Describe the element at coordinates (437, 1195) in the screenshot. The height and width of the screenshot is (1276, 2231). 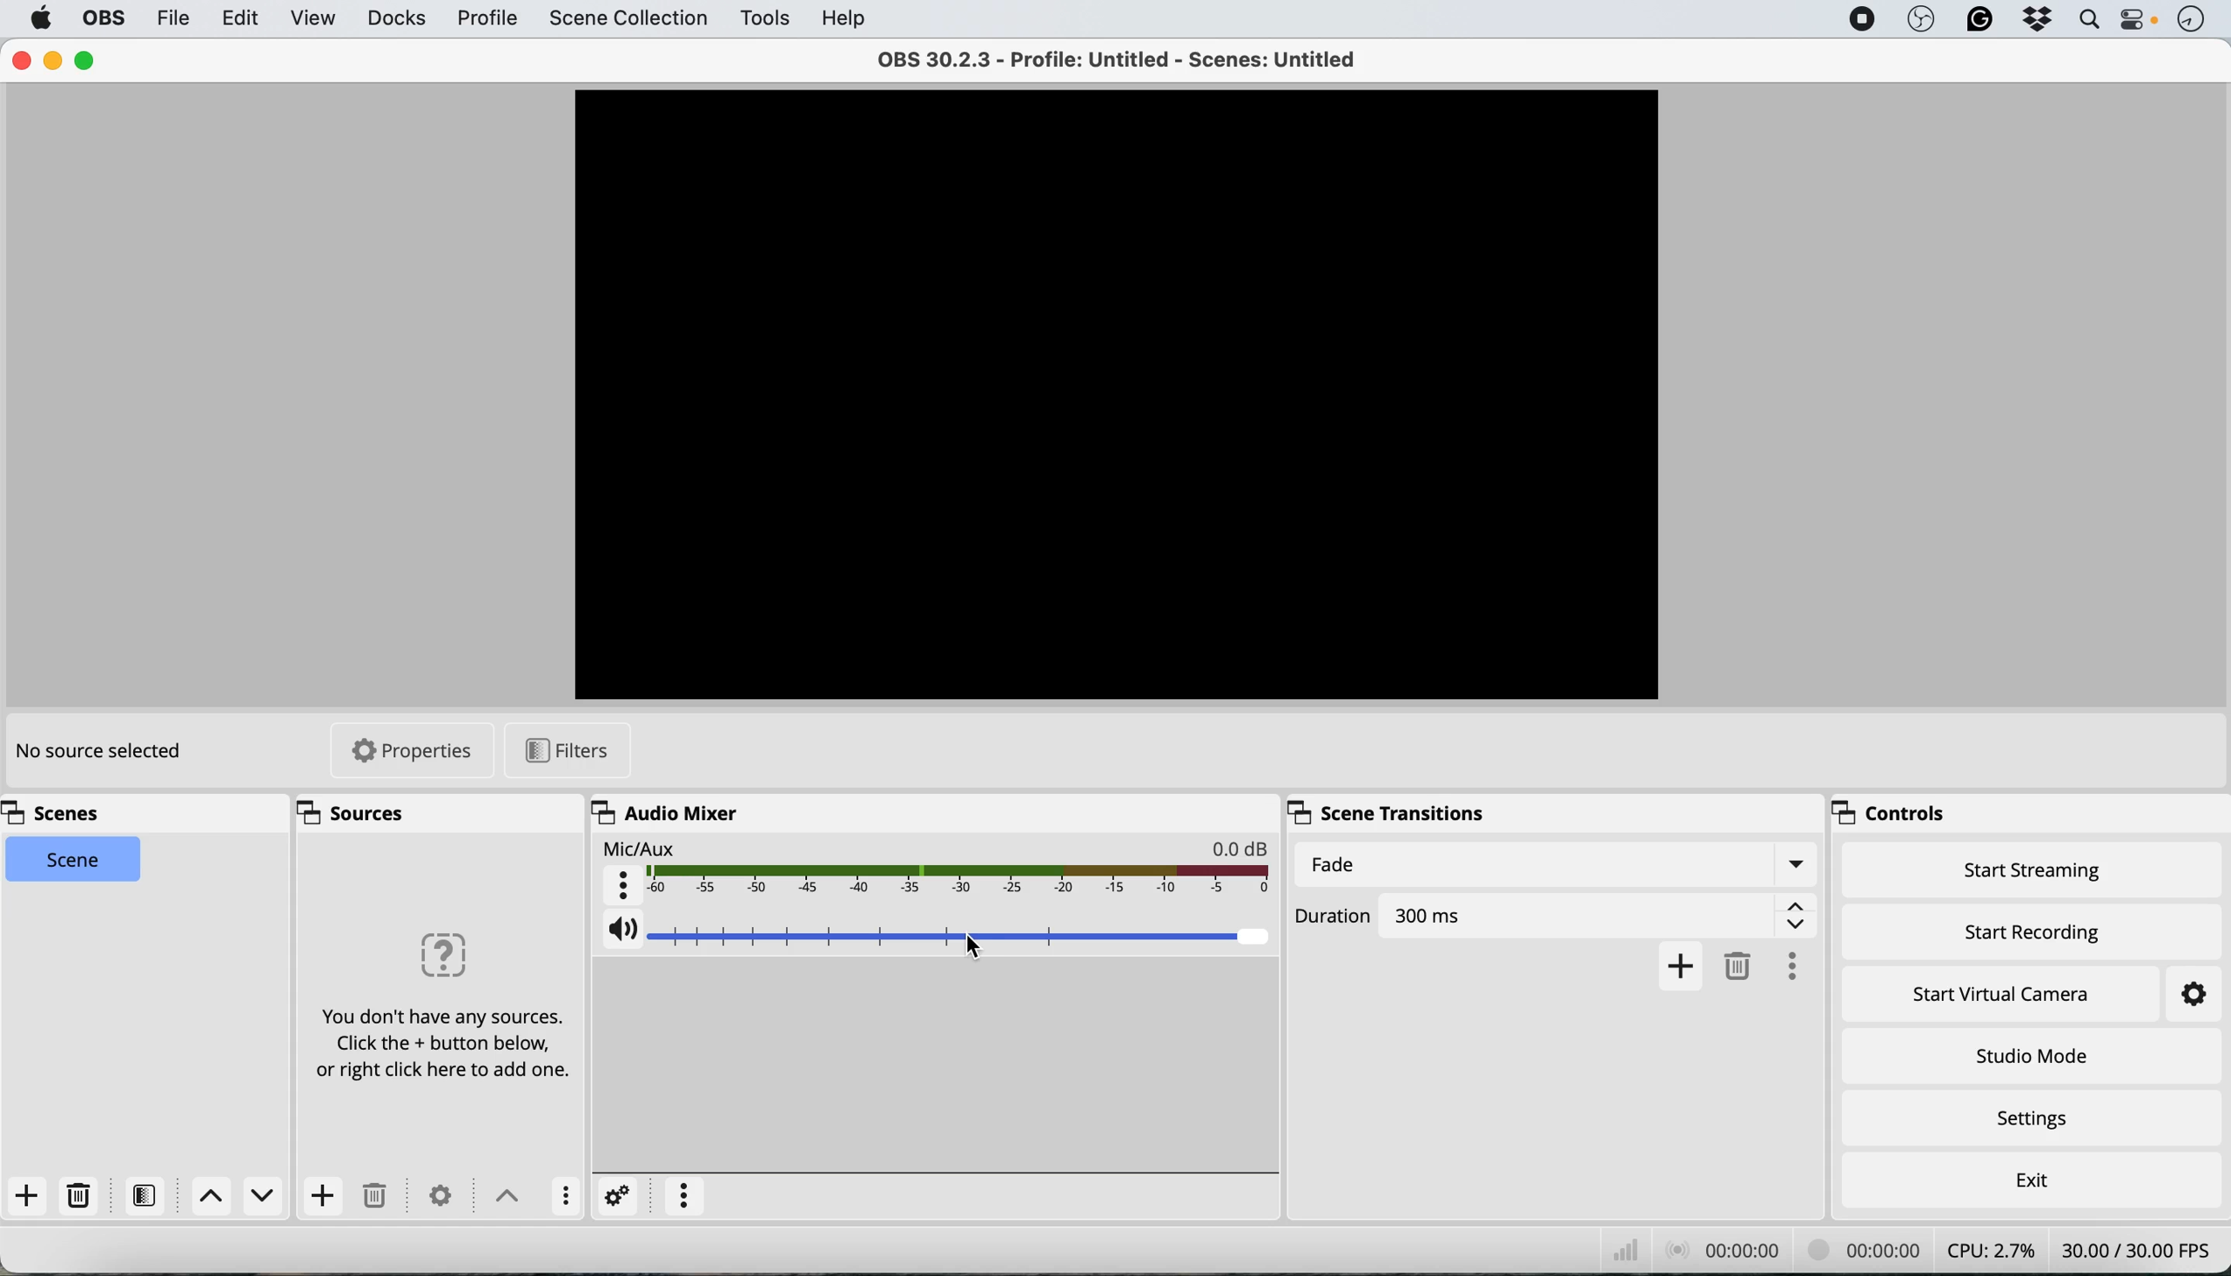
I see `settings` at that location.